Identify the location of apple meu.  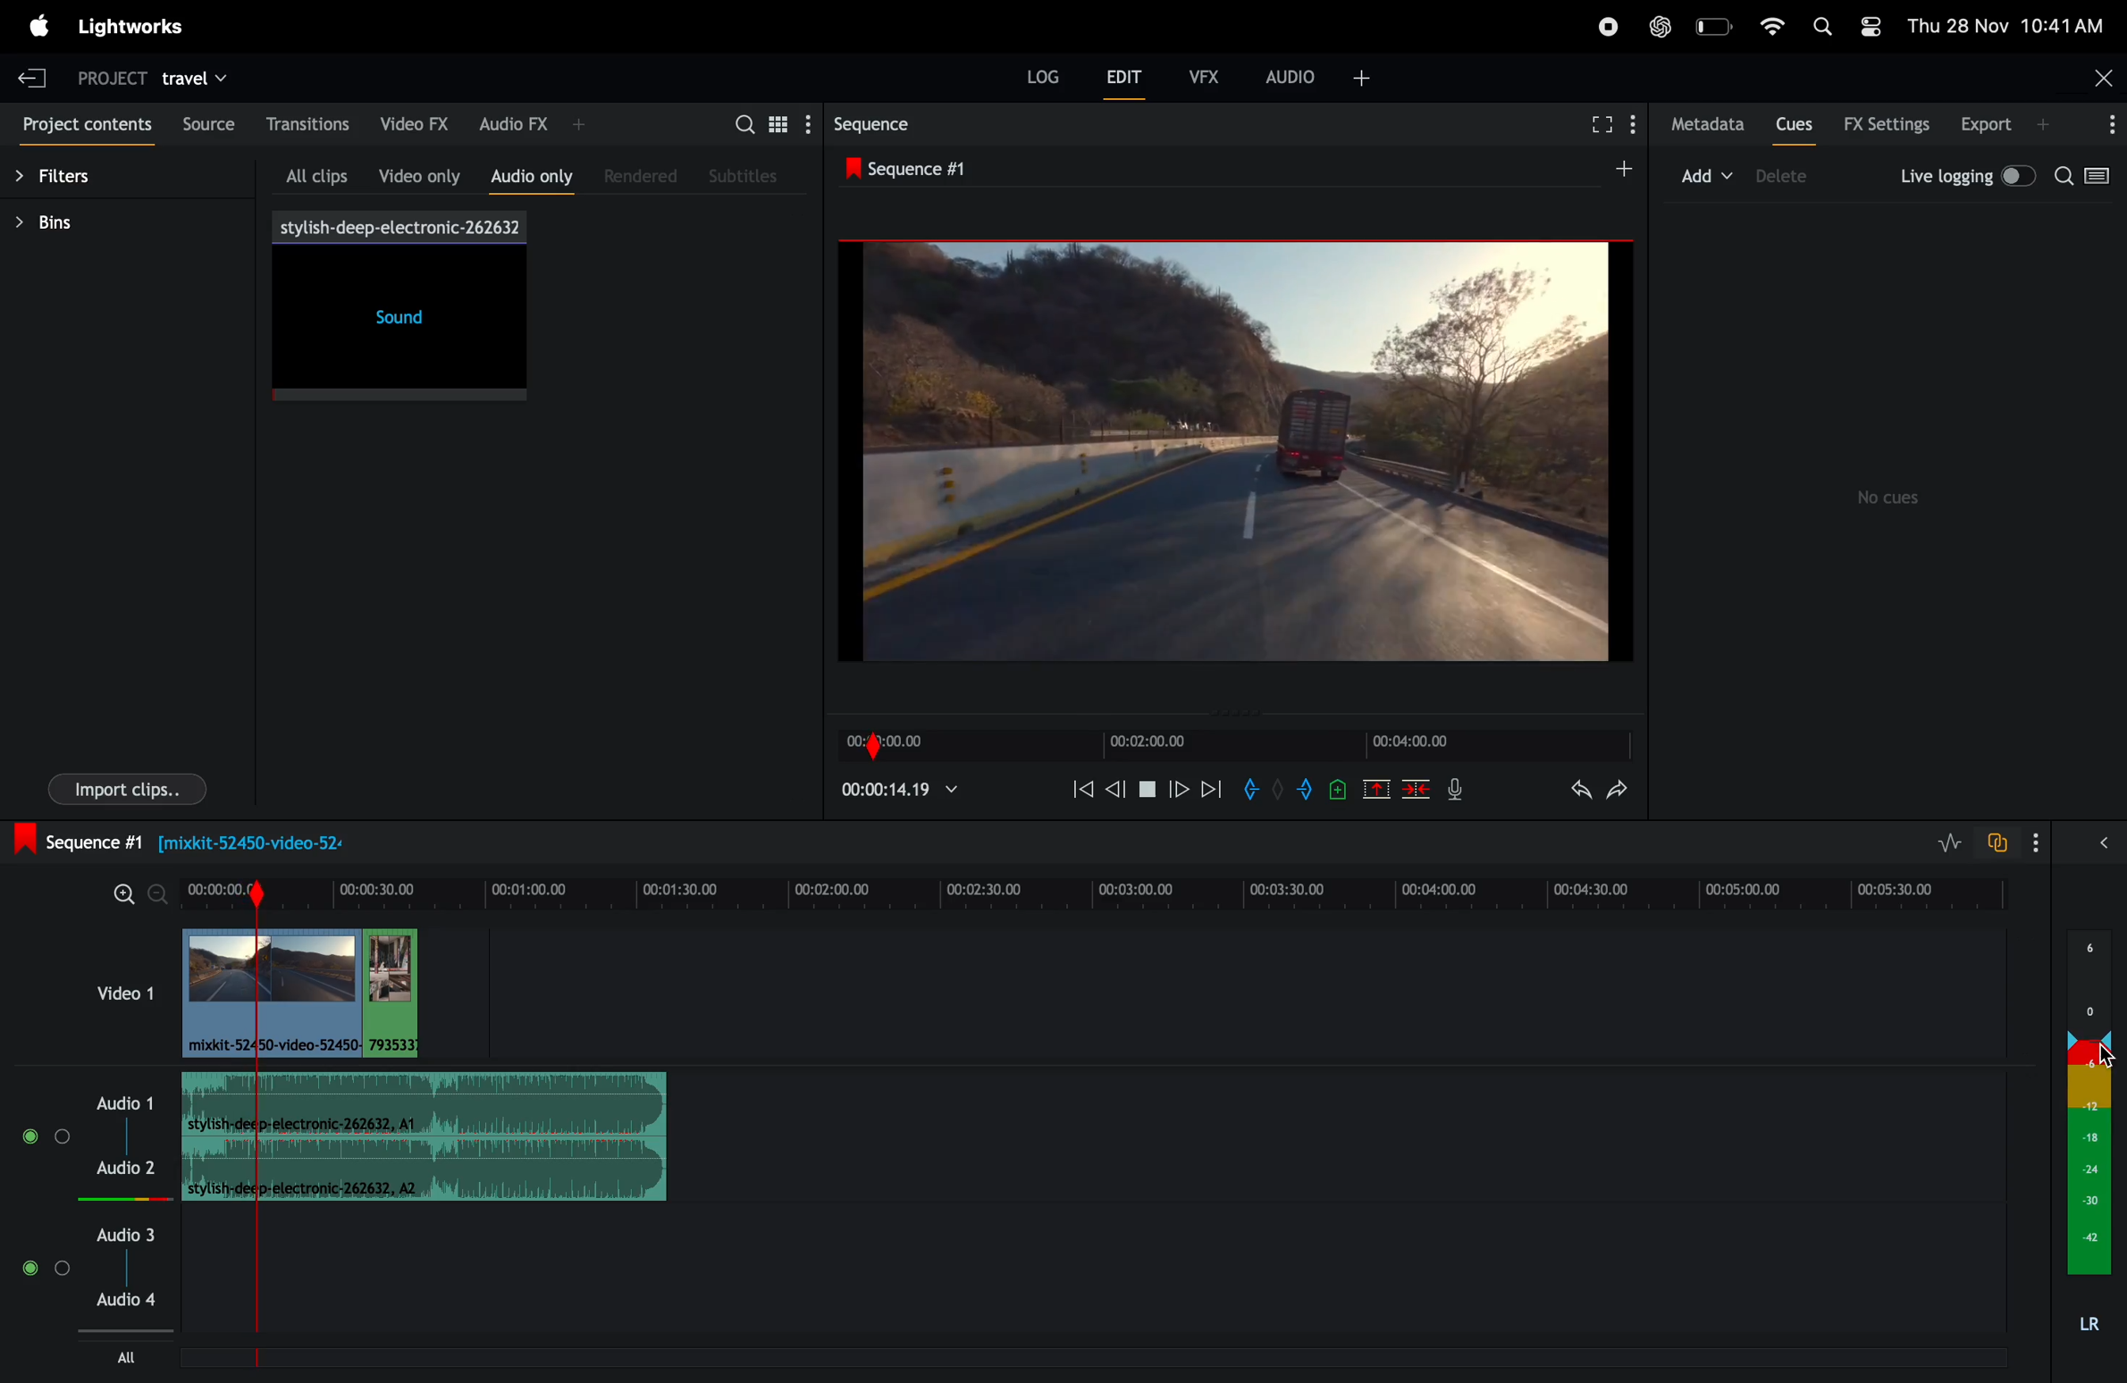
(39, 28).